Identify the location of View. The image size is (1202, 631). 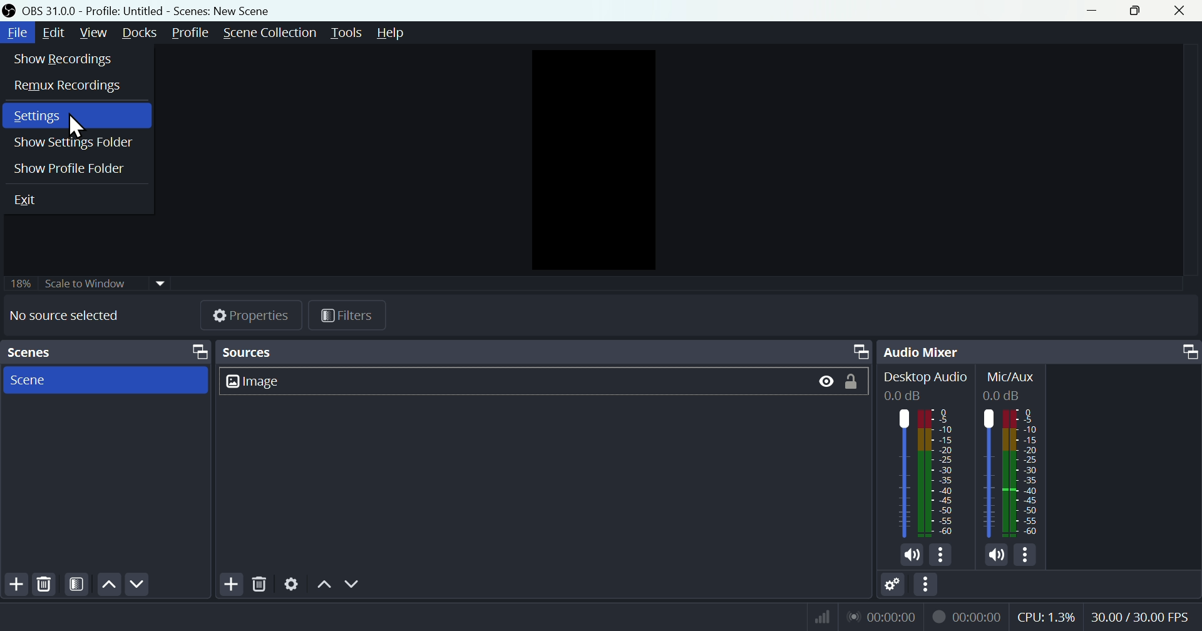
(91, 33).